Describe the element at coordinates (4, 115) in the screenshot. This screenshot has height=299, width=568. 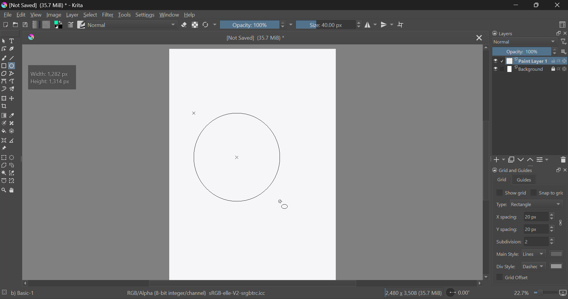
I see `Gradient Fill` at that location.